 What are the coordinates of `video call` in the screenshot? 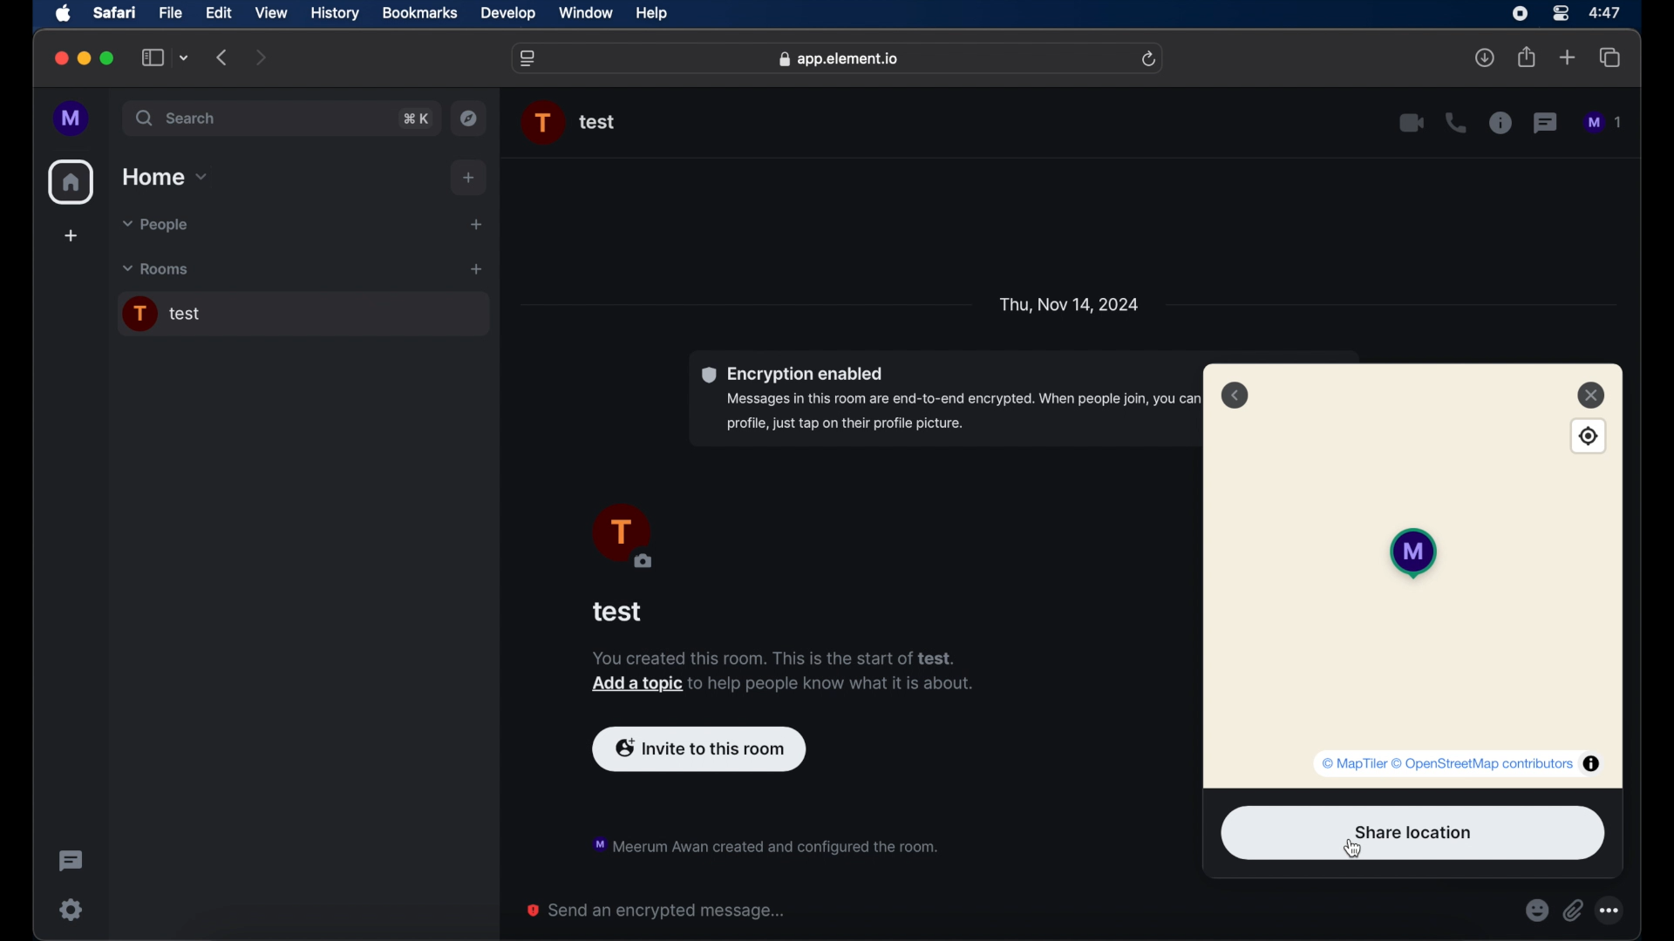 It's located at (1412, 123).